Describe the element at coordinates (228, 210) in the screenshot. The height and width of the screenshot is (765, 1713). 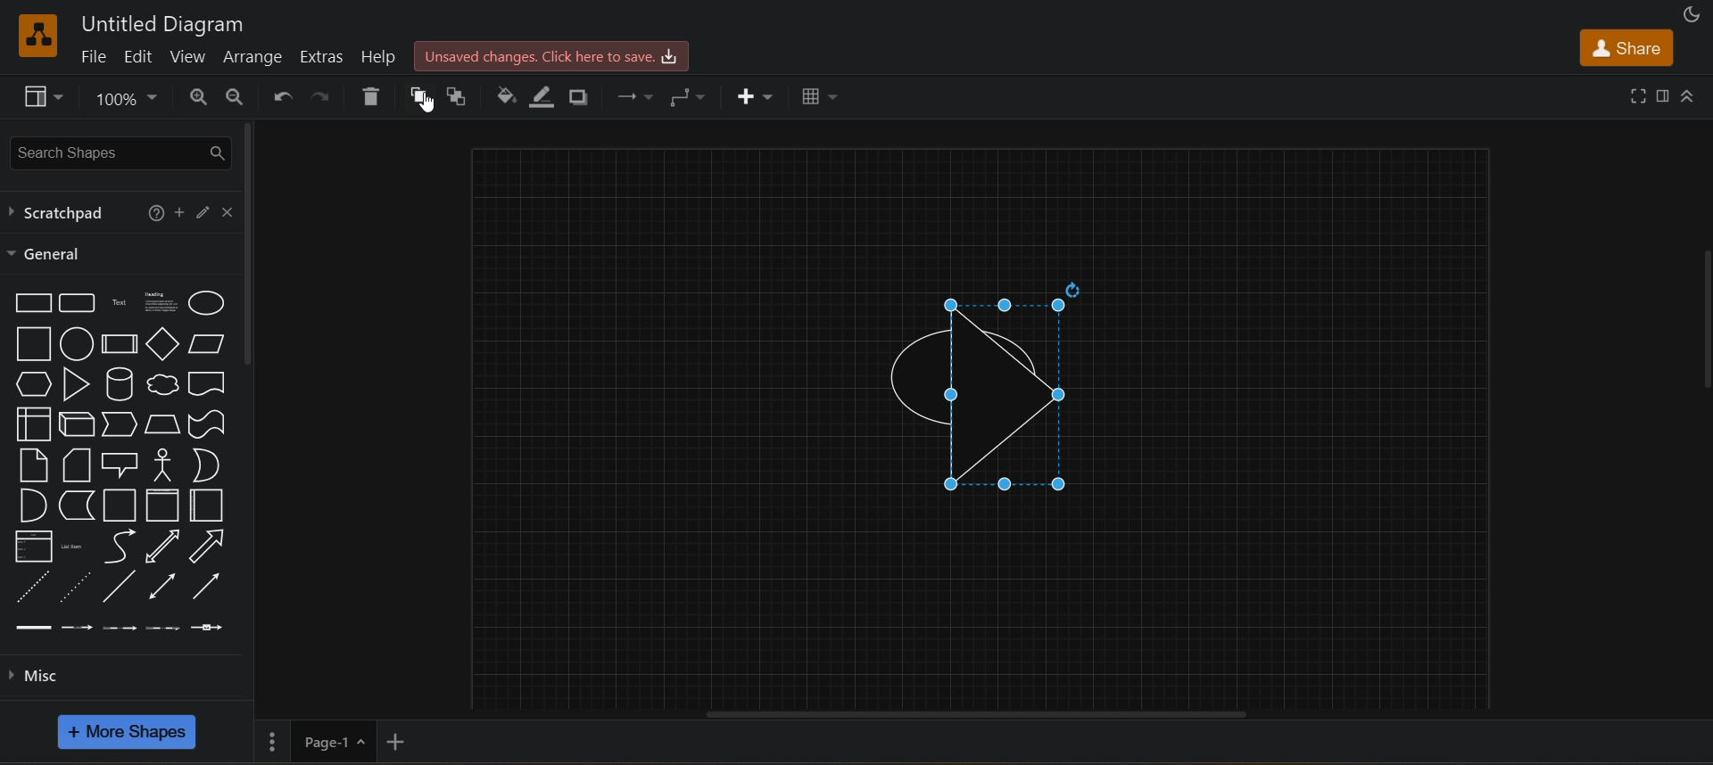
I see `close` at that location.